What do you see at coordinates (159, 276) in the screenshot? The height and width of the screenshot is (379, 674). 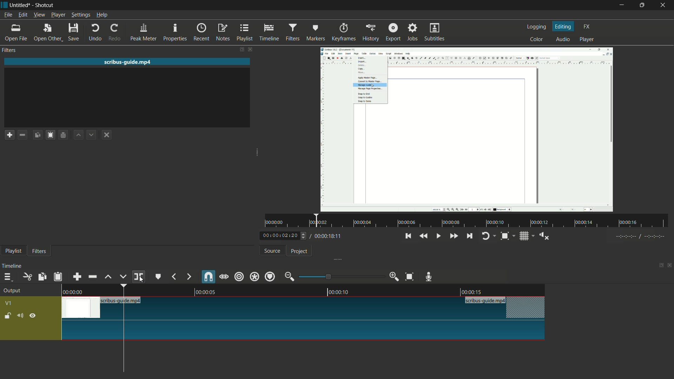 I see `create or edit marker` at bounding box center [159, 276].